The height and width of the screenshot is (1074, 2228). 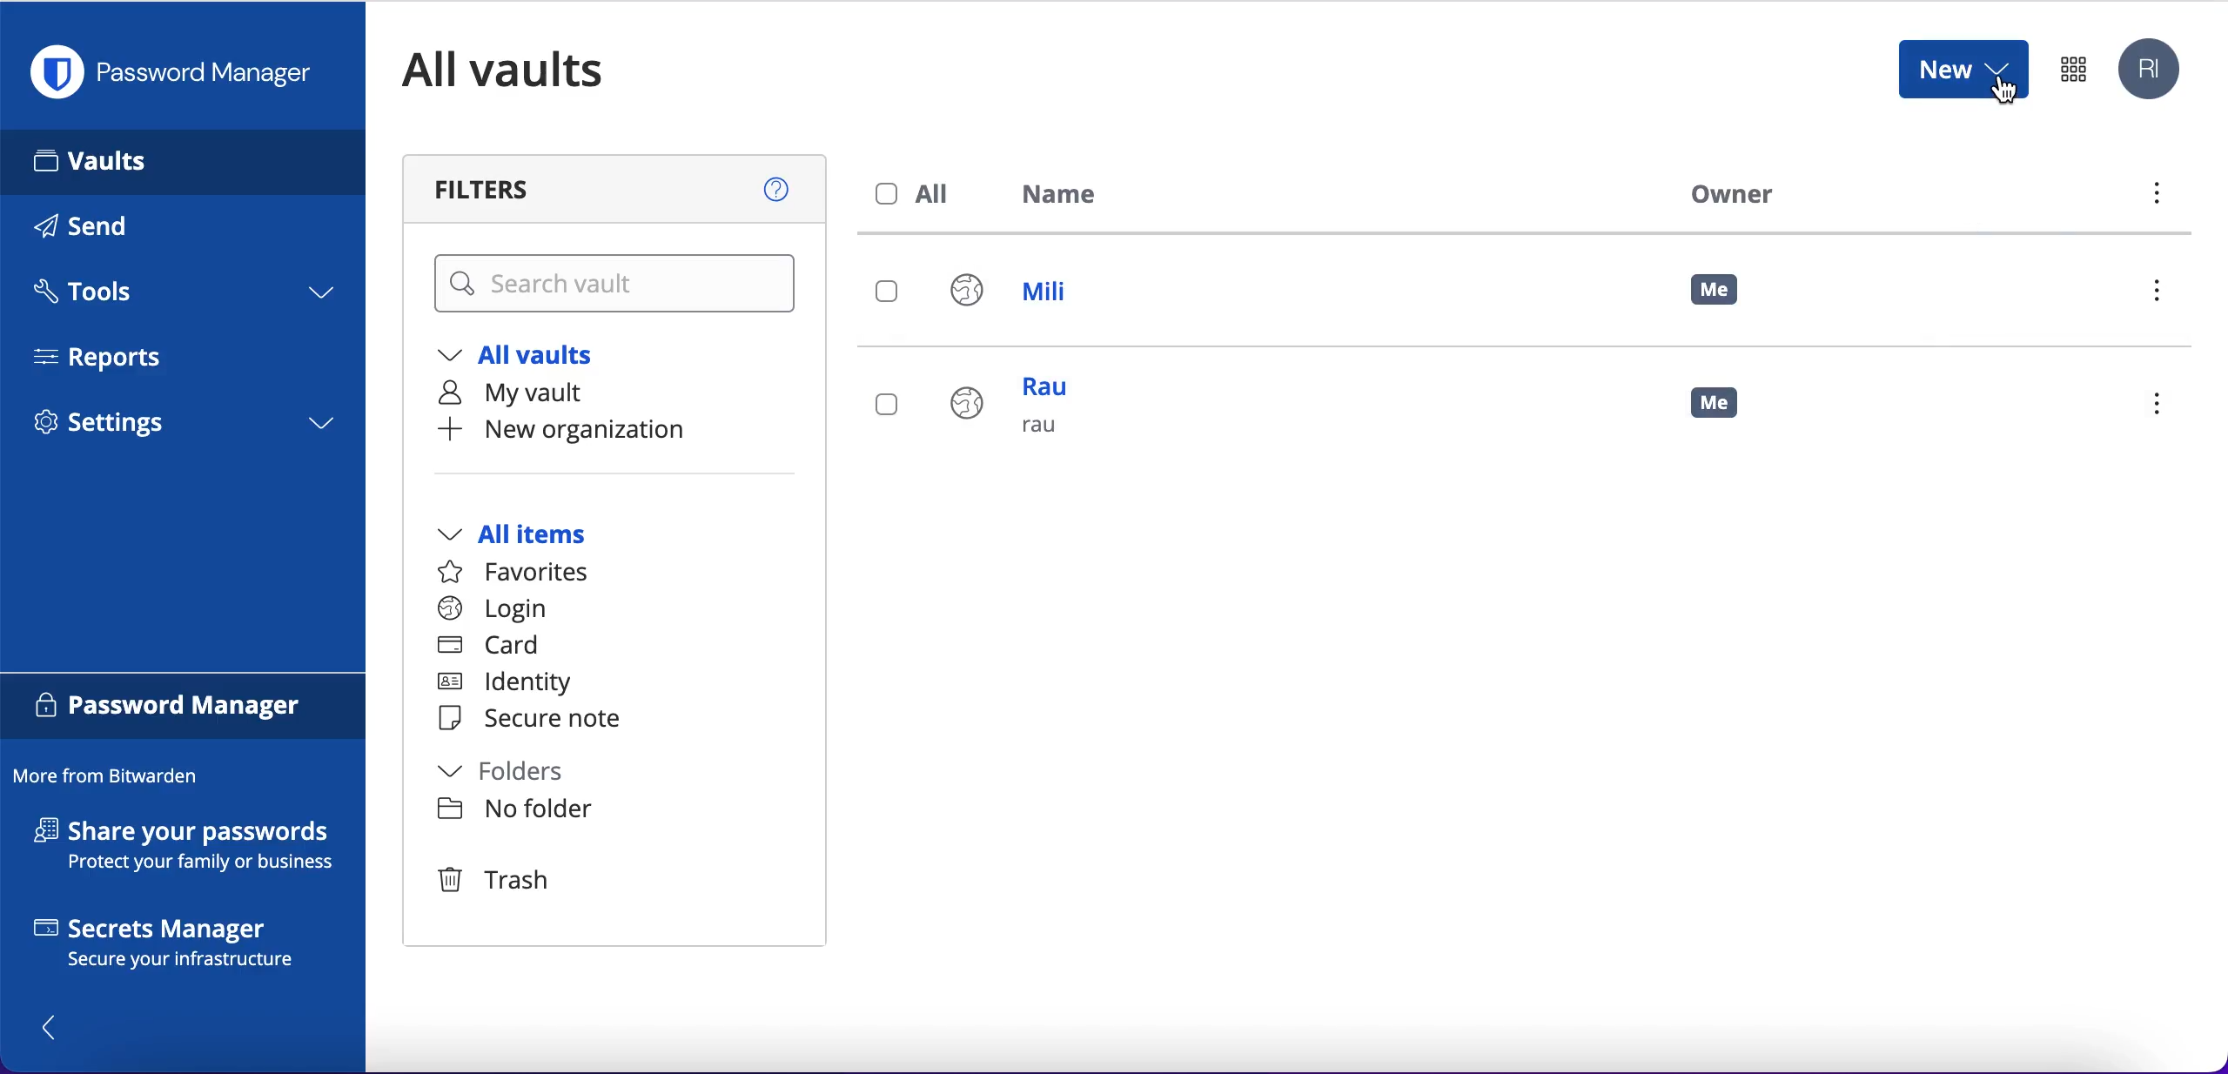 I want to click on menu , so click(x=2164, y=295).